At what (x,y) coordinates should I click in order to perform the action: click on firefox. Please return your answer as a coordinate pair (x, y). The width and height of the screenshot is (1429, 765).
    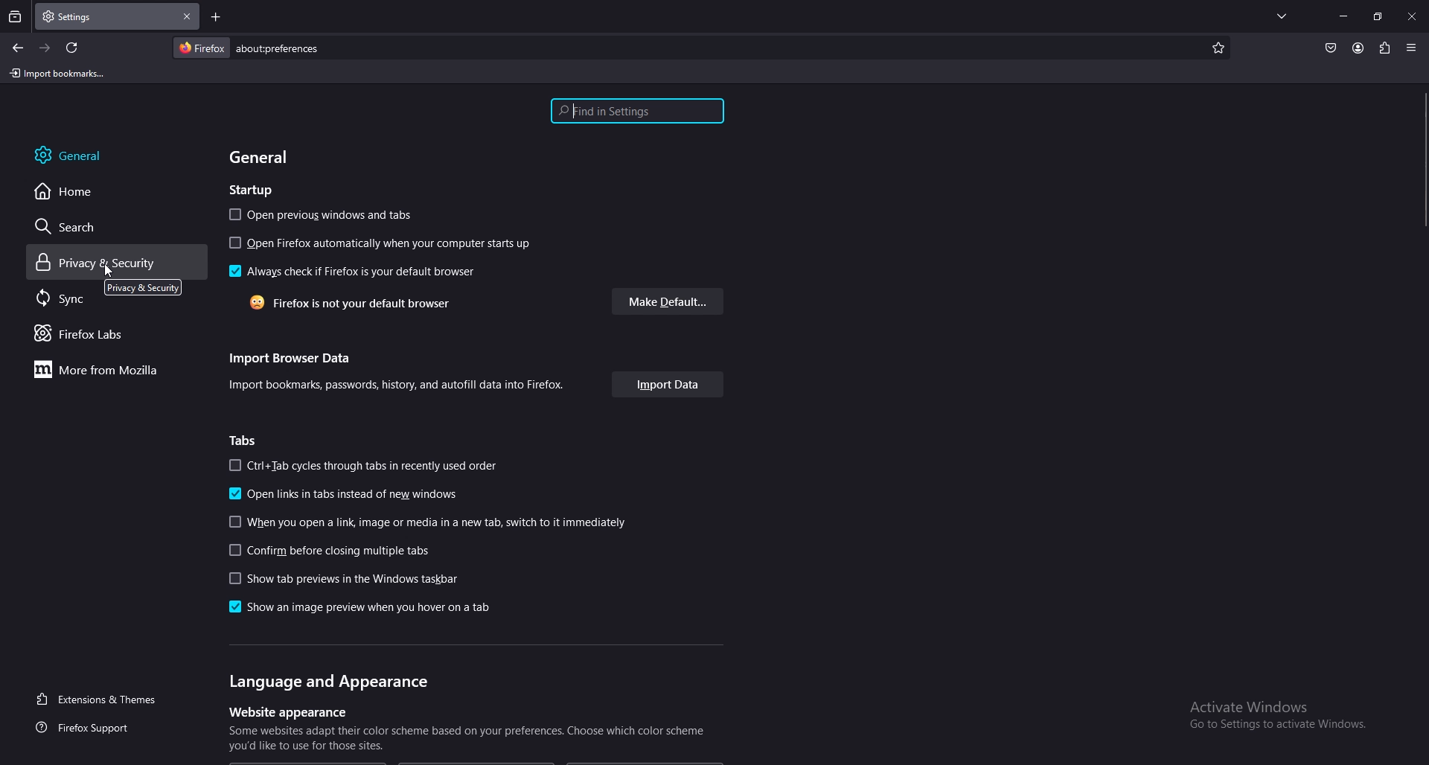
    Looking at the image, I should click on (201, 48).